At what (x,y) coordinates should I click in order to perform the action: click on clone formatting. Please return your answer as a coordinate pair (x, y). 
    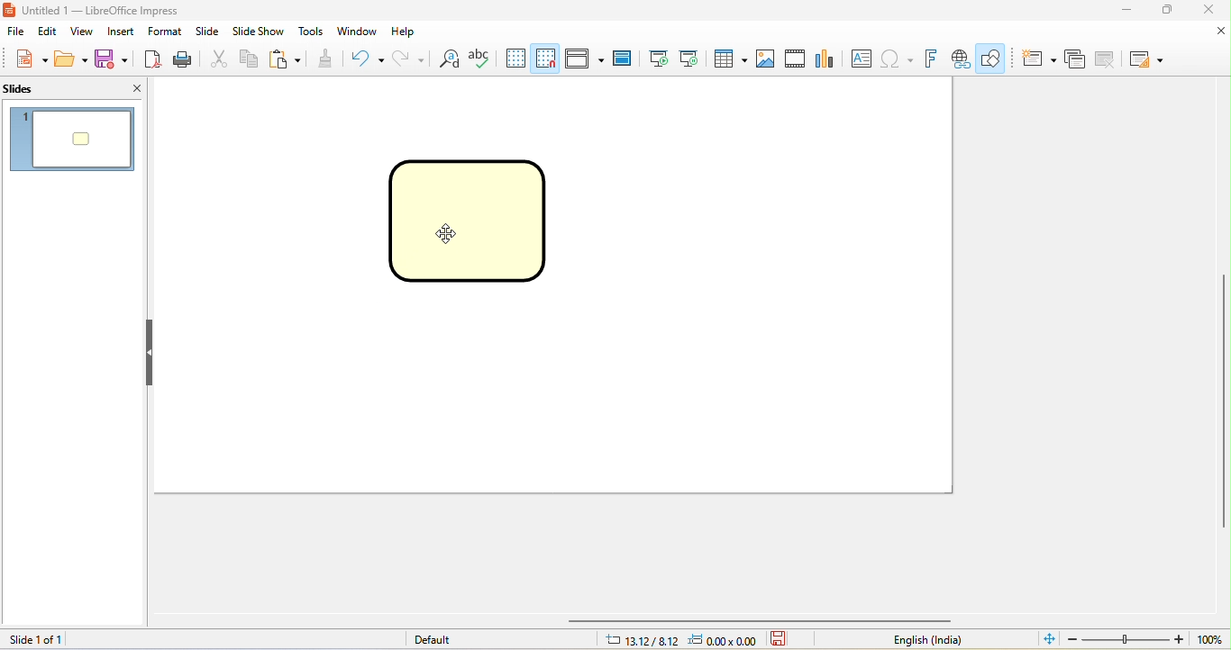
    Looking at the image, I should click on (326, 58).